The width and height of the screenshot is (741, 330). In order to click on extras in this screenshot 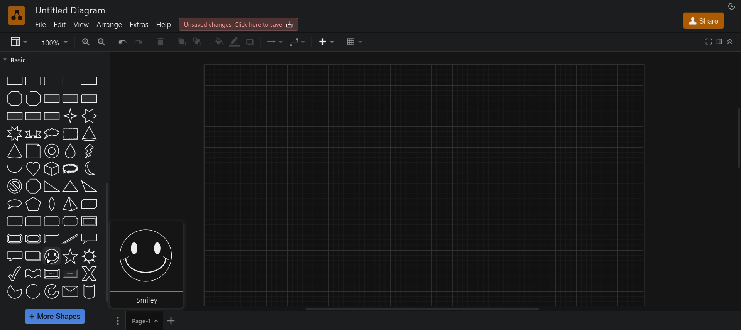, I will do `click(140, 24)`.